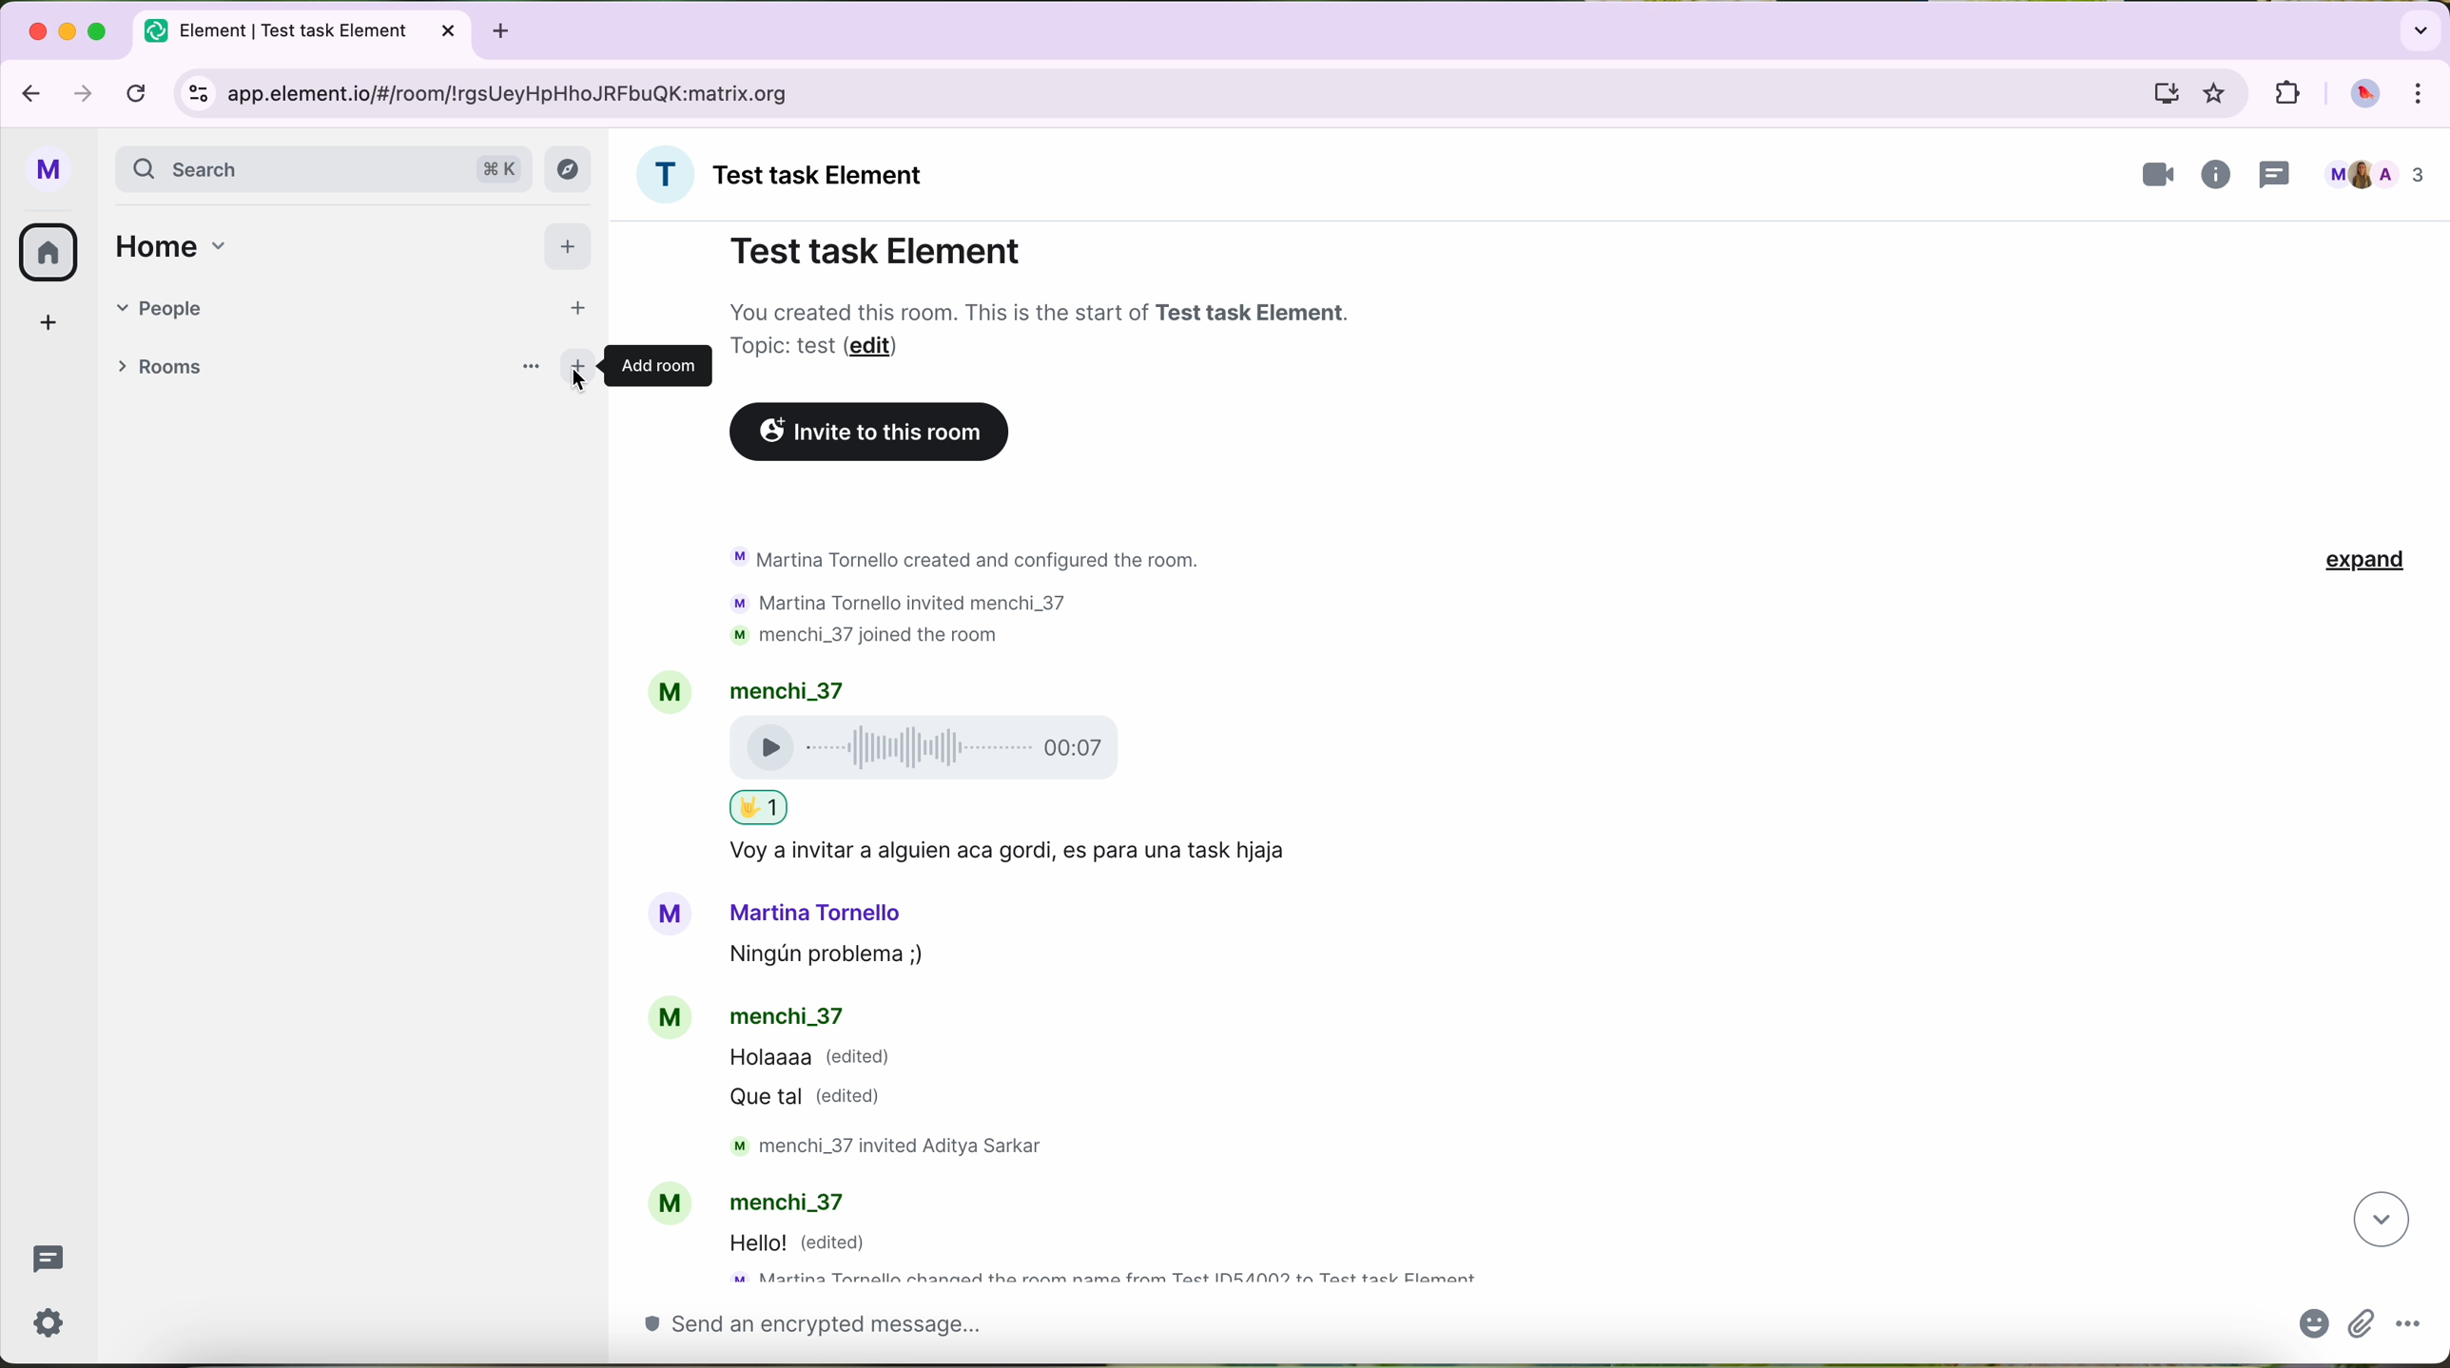 Image resolution: width=2450 pixels, height=1368 pixels. Describe the element at coordinates (199, 96) in the screenshot. I see `controls` at that location.